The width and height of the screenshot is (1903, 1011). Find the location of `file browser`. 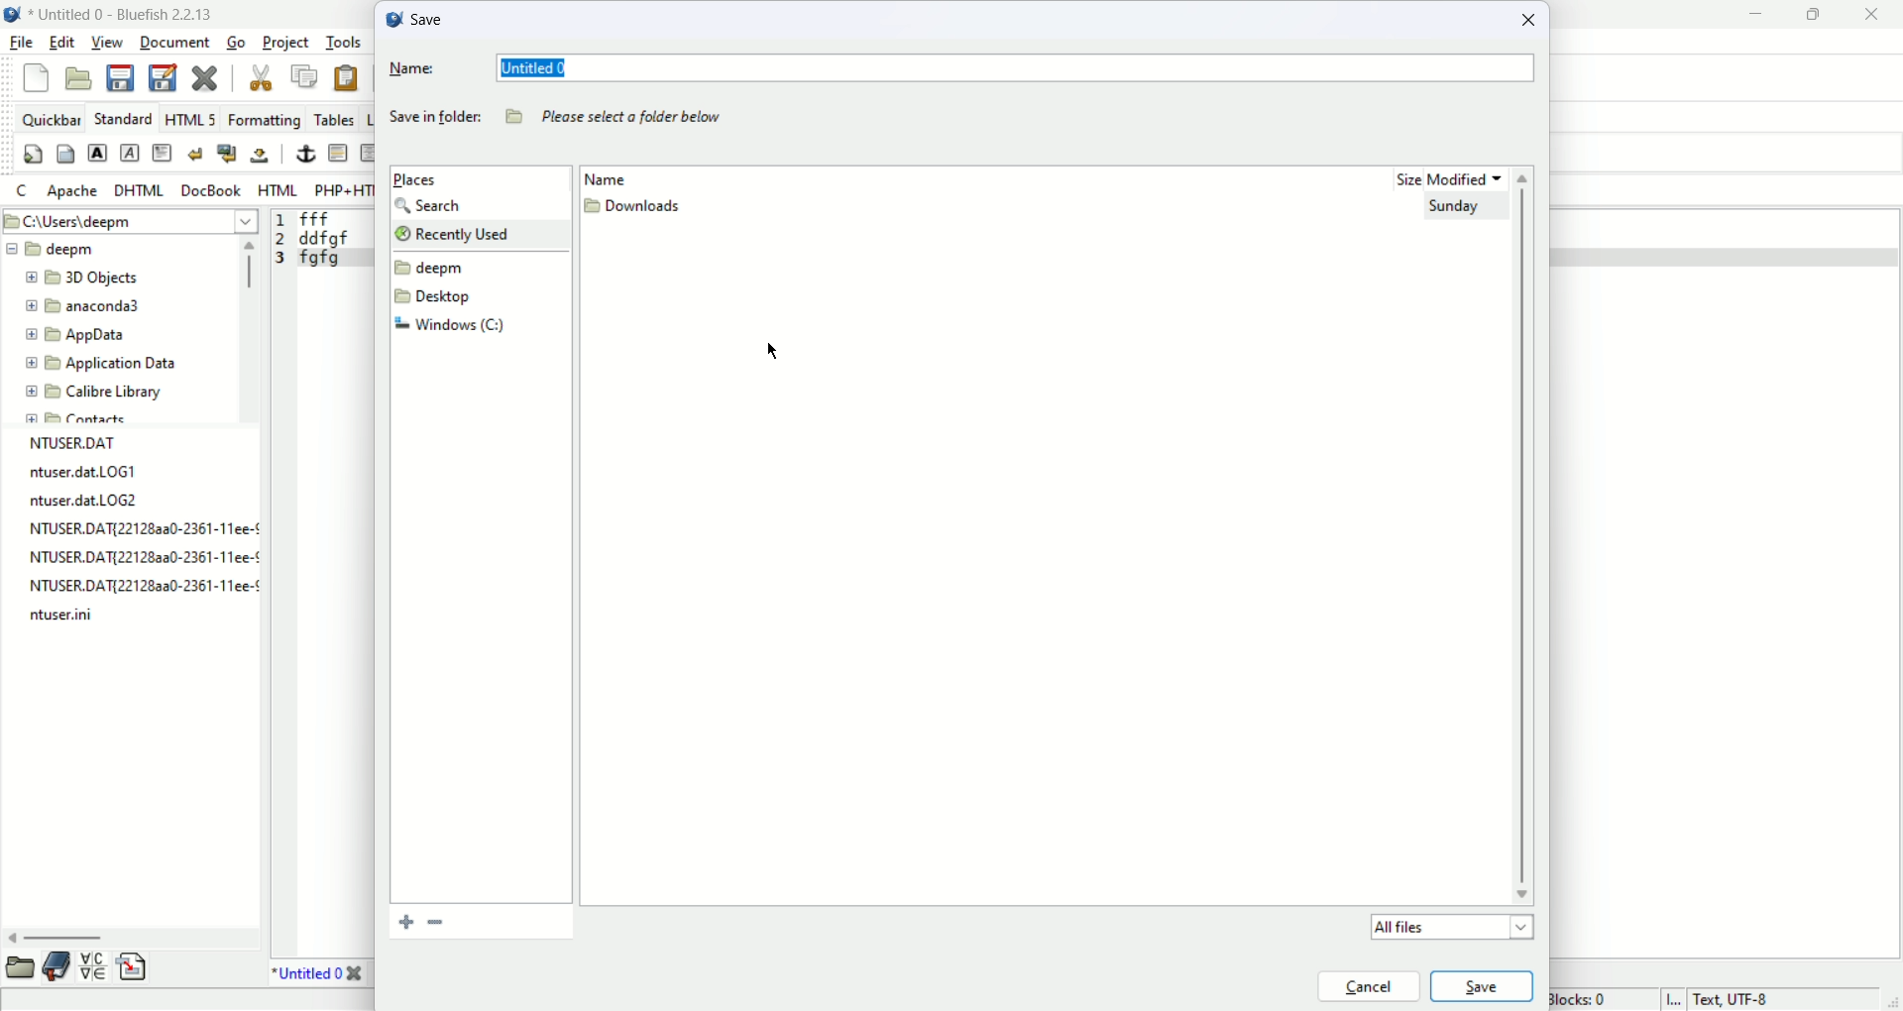

file browser is located at coordinates (19, 968).